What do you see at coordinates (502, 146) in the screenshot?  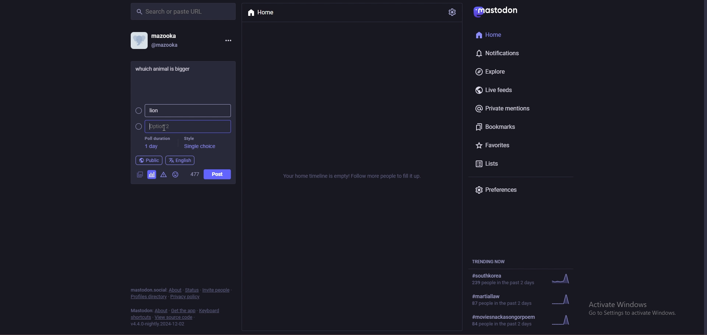 I see `favorites` at bounding box center [502, 146].